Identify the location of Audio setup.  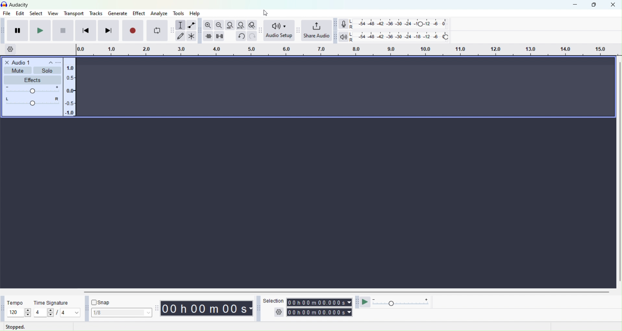
(280, 31).